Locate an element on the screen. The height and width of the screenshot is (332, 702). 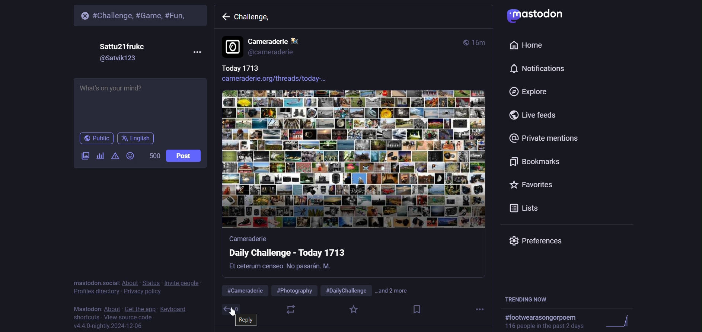
profile dirctory is located at coordinates (96, 291).